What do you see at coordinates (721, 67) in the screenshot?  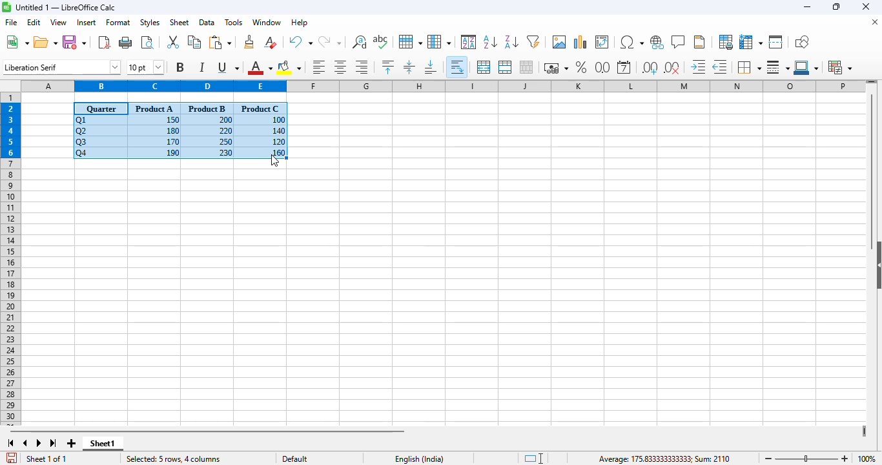 I see `decrease indent` at bounding box center [721, 67].